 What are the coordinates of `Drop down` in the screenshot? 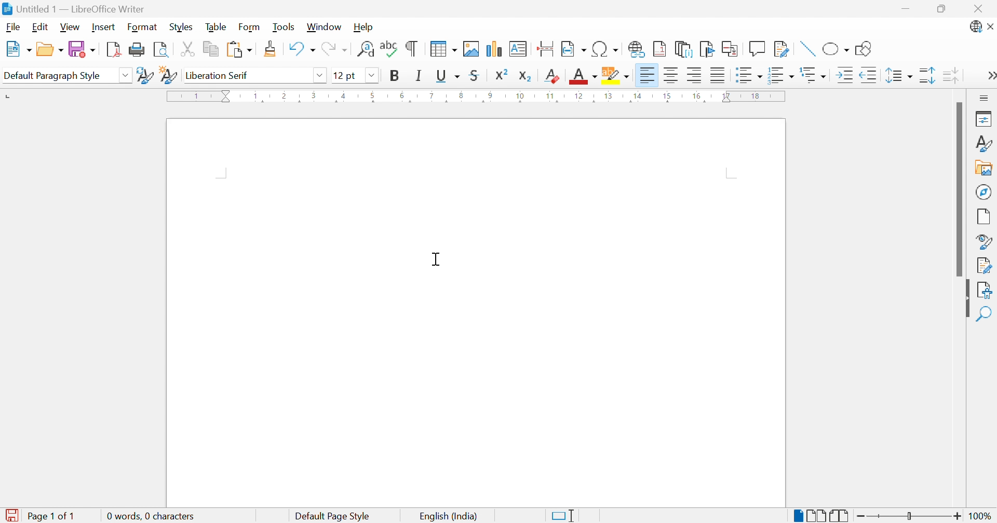 It's located at (125, 75).